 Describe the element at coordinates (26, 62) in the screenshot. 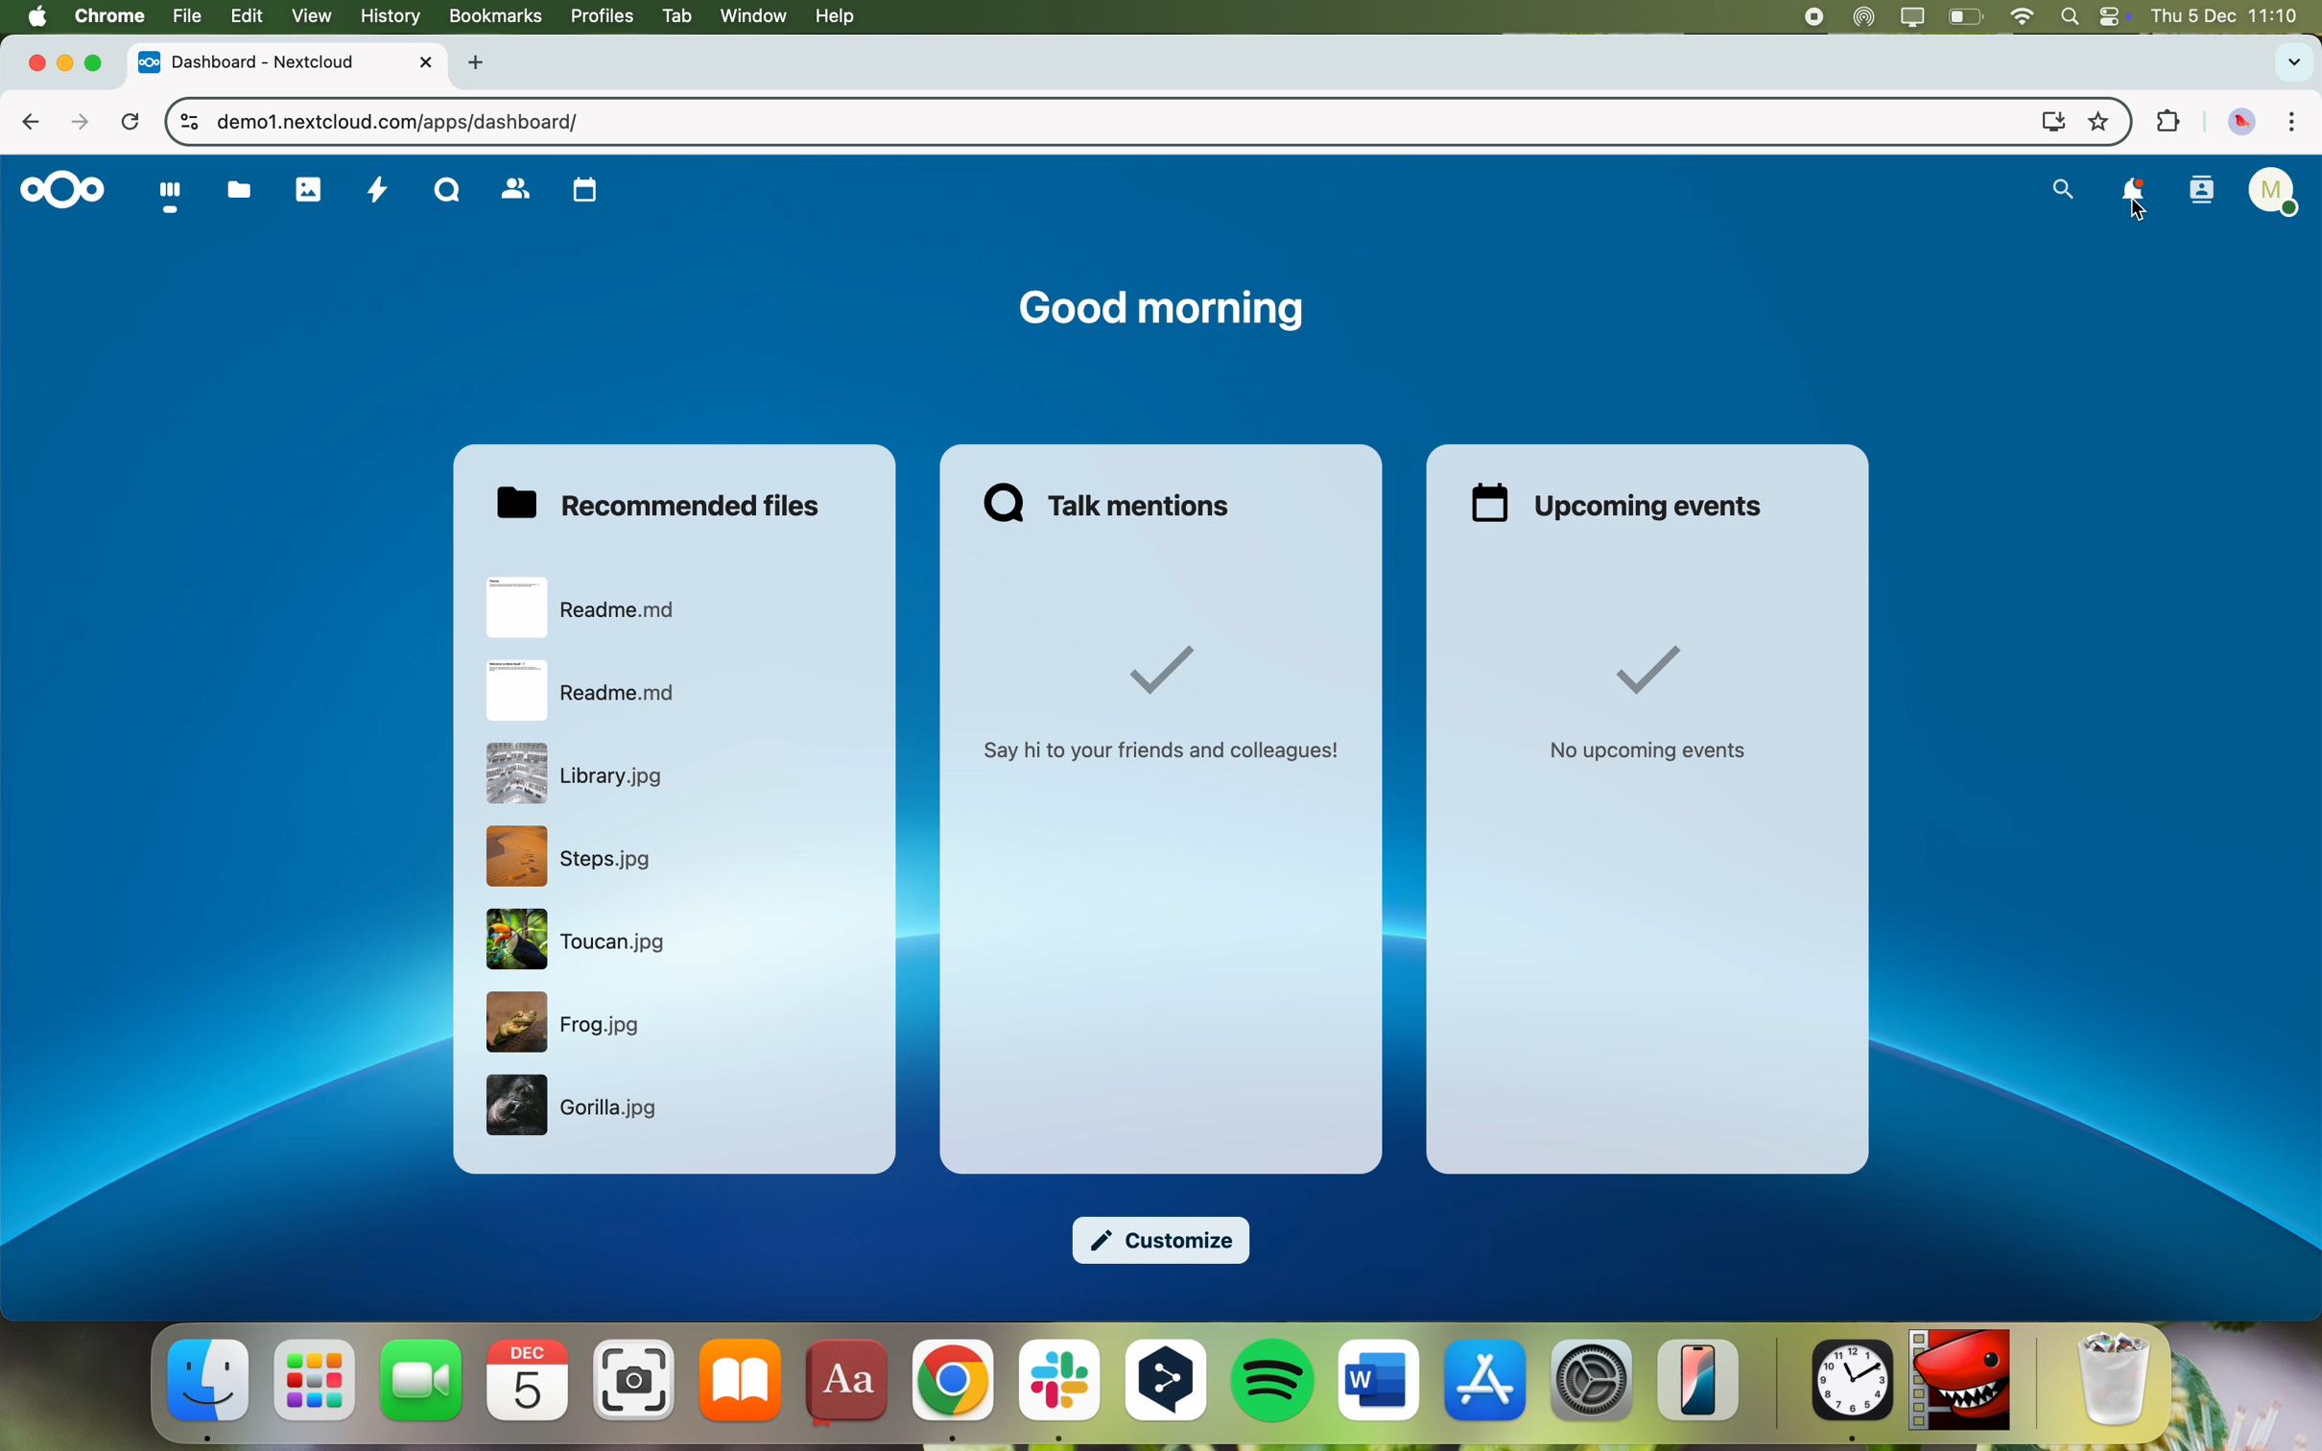

I see `close tab` at that location.